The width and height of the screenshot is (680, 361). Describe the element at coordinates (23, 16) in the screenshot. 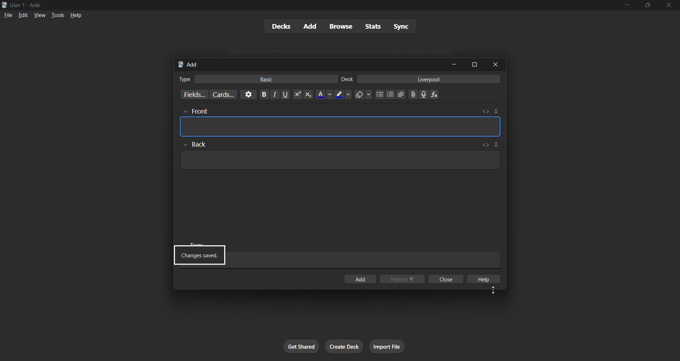

I see `edit` at that location.